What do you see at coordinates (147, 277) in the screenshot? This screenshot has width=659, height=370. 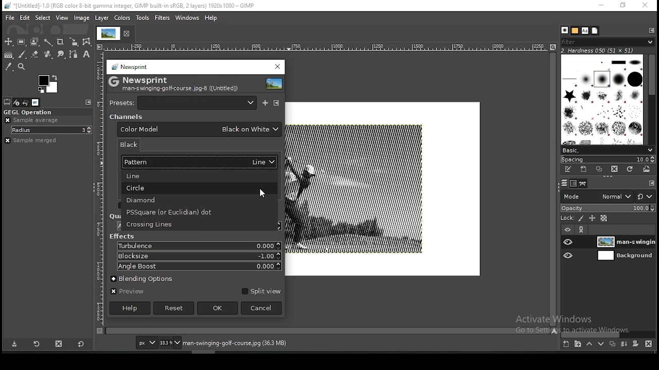 I see `blending options` at bounding box center [147, 277].